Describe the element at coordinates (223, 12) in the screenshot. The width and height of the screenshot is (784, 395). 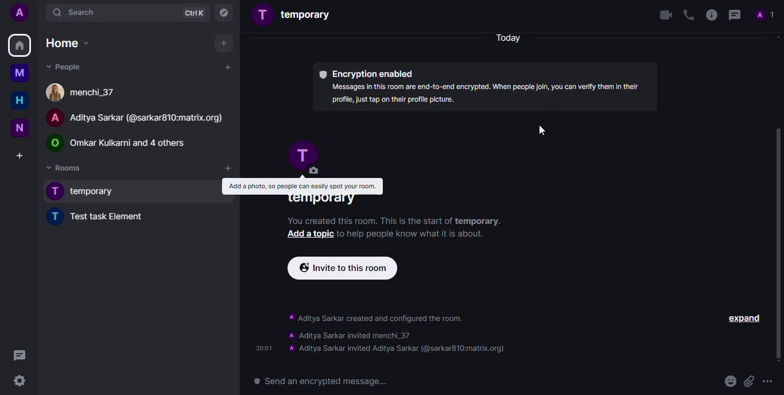
I see `navigator` at that location.